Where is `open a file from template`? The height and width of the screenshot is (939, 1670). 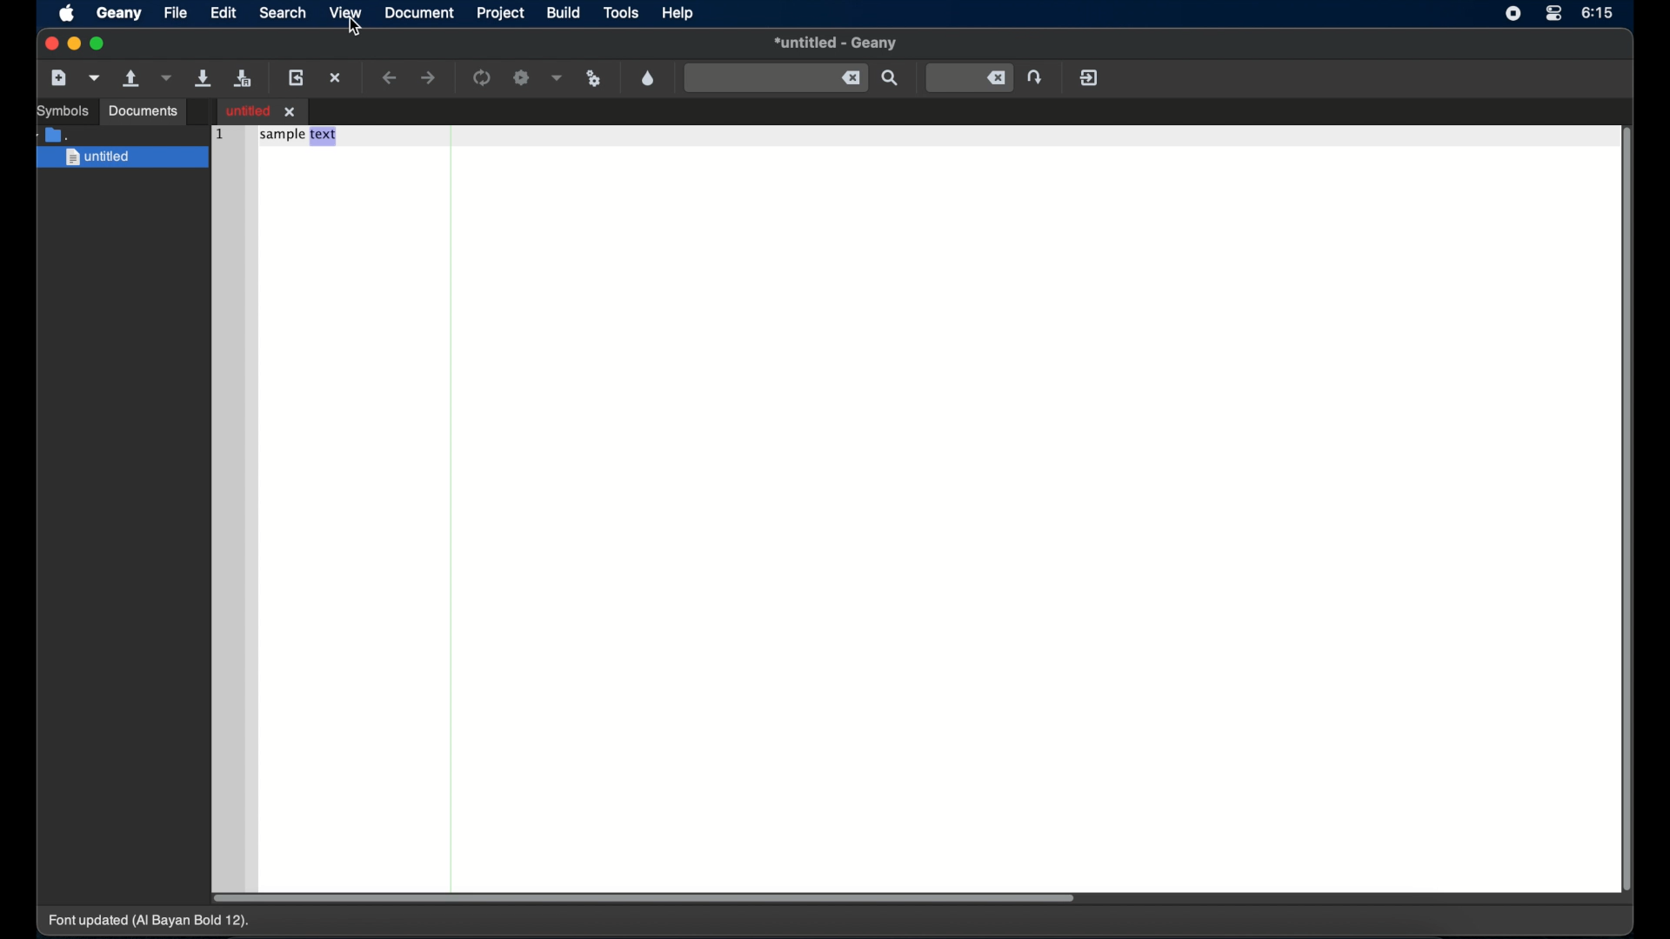
open a file from template is located at coordinates (97, 77).